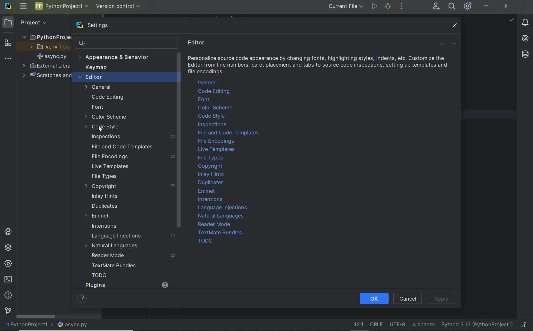 Image resolution: width=533 pixels, height=331 pixels. What do you see at coordinates (374, 6) in the screenshot?
I see `run` at bounding box center [374, 6].